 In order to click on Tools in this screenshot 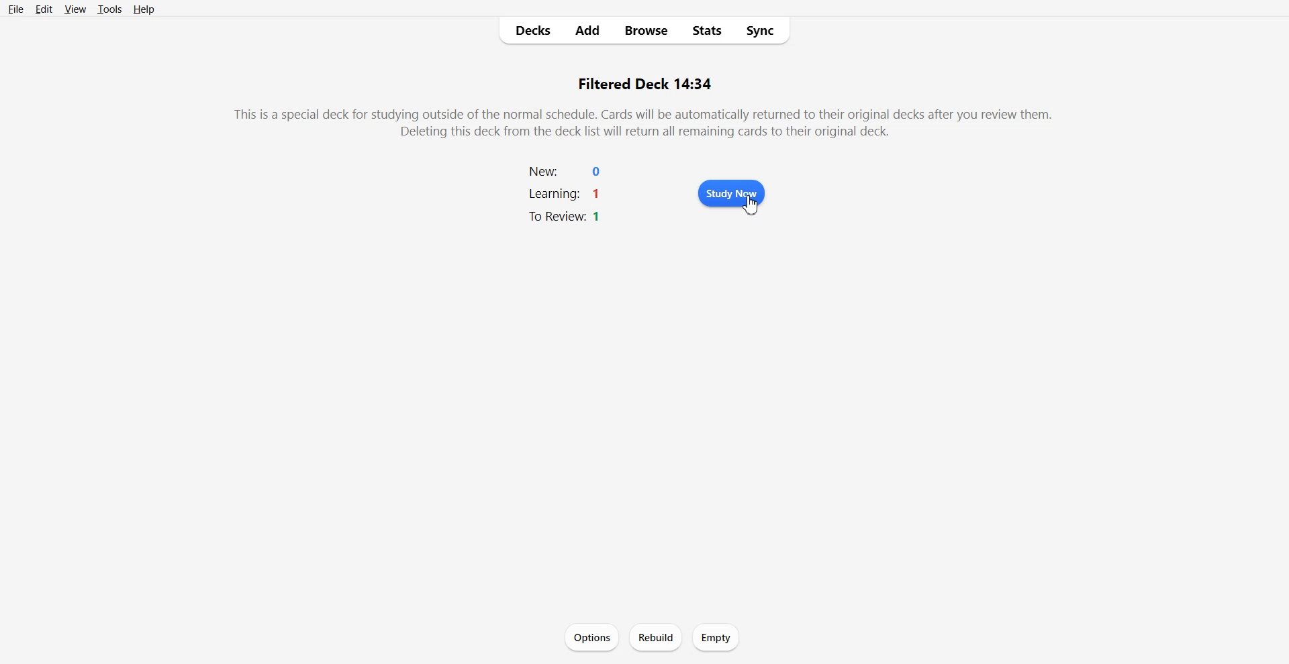, I will do `click(110, 9)`.